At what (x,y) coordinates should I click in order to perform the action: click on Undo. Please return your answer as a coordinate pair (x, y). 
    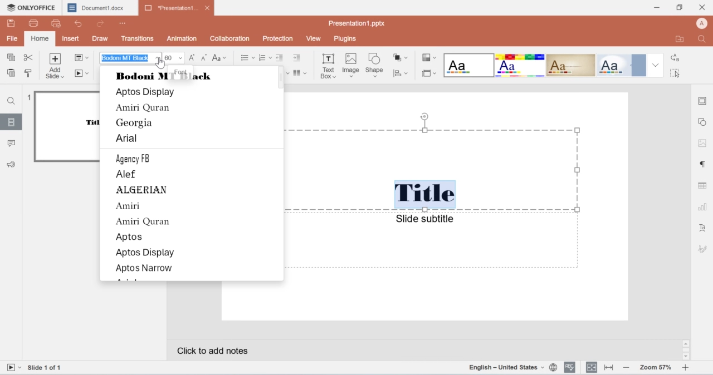
    Looking at the image, I should click on (81, 23).